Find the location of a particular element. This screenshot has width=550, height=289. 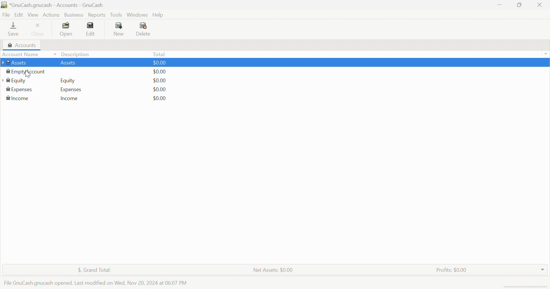

Close is located at coordinates (541, 5).